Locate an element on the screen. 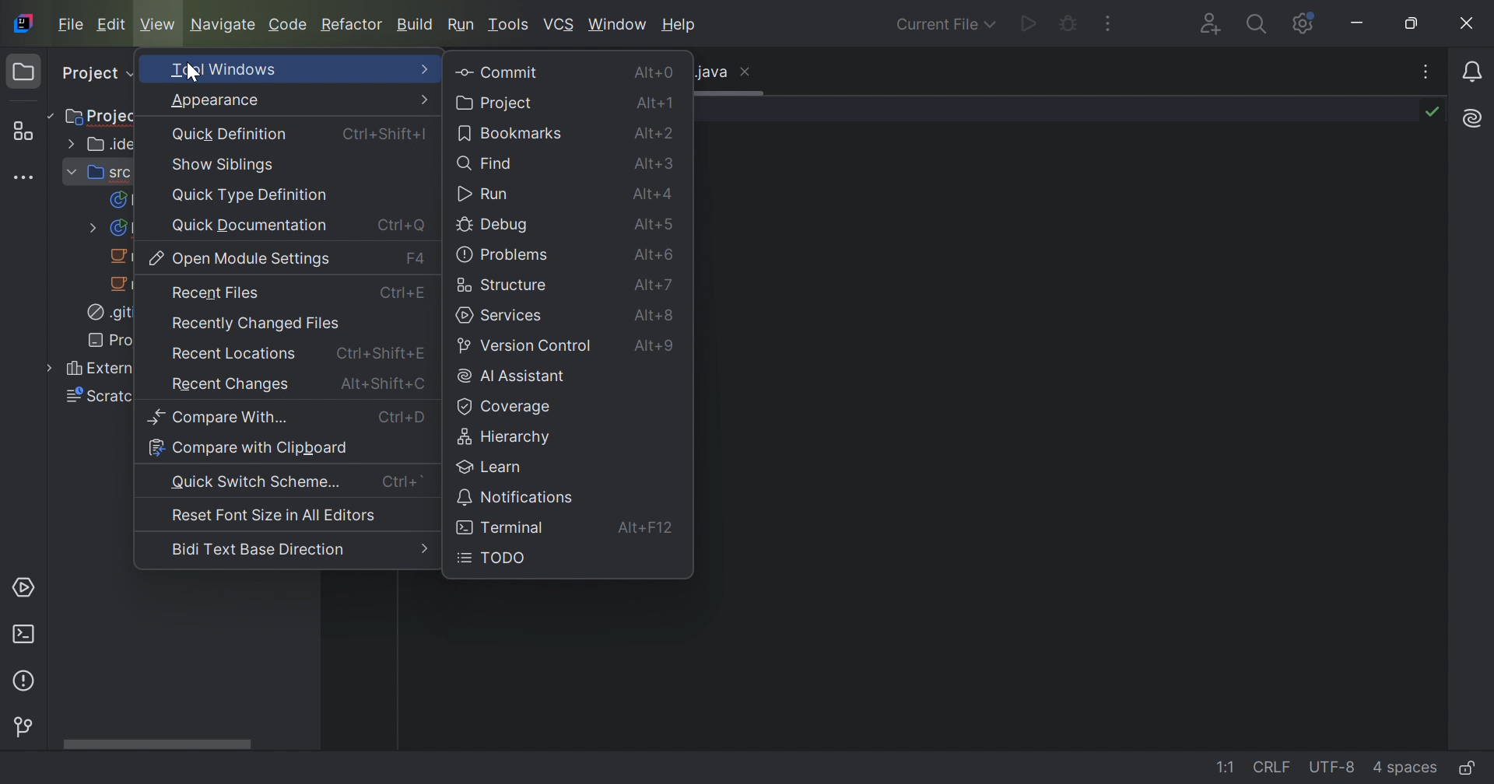 This screenshot has height=784, width=1494. More actions is located at coordinates (1109, 23).